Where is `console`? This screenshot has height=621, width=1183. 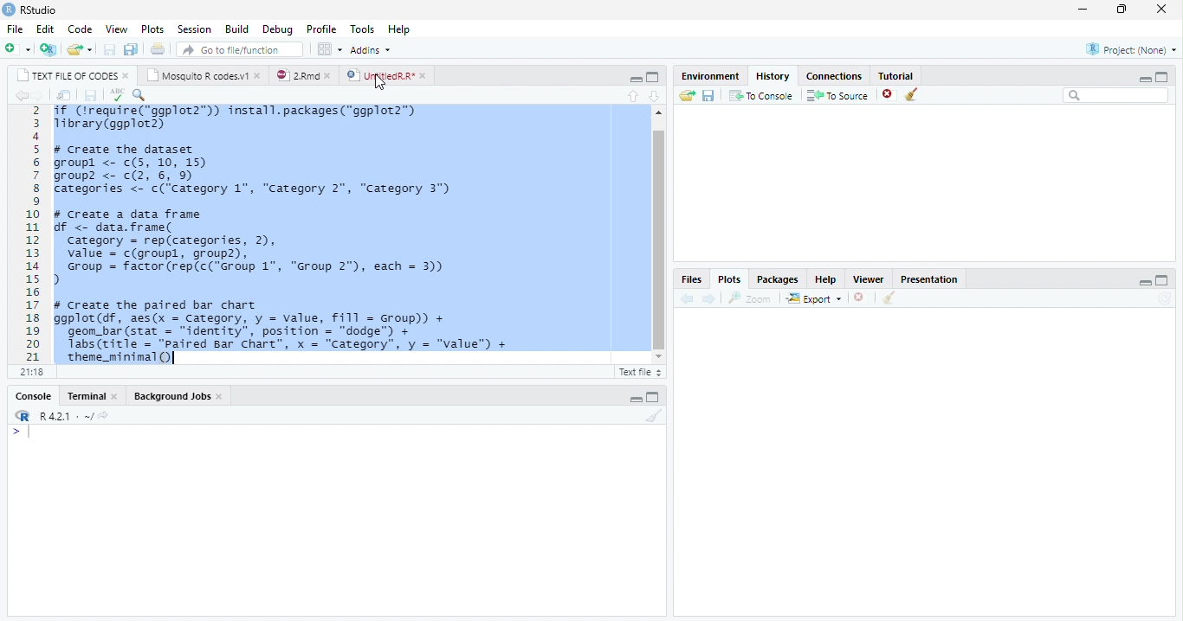
console is located at coordinates (33, 396).